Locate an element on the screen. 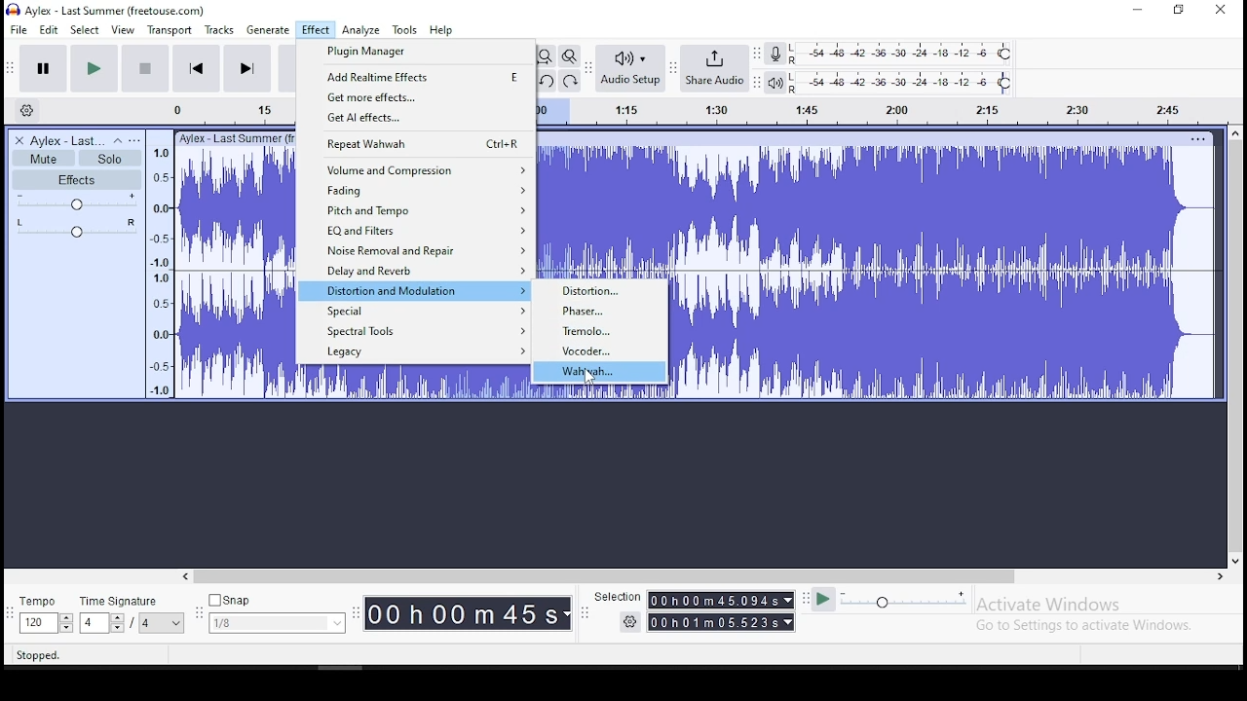  audio is located at coordinates (68, 141).